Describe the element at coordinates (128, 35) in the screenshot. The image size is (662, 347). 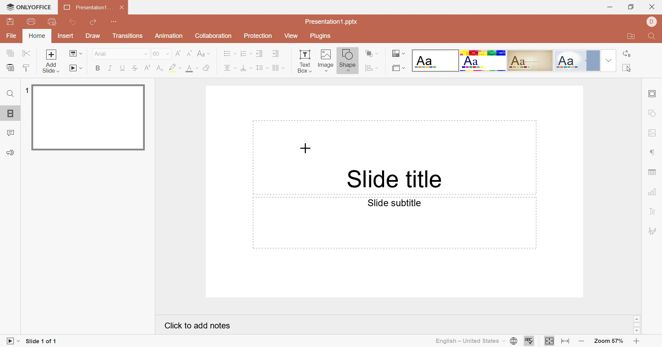
I see `Transitions` at that location.